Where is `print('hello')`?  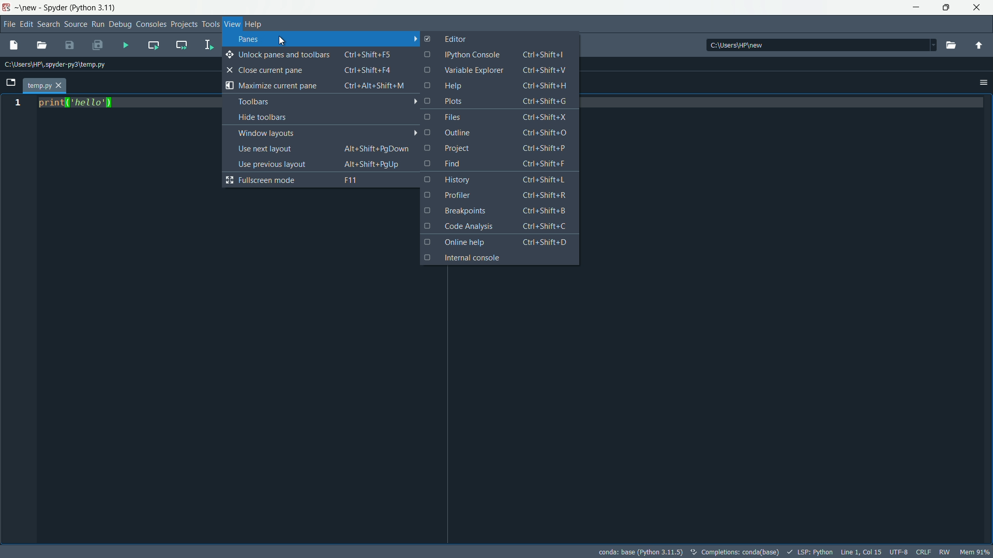 print('hello') is located at coordinates (79, 103).